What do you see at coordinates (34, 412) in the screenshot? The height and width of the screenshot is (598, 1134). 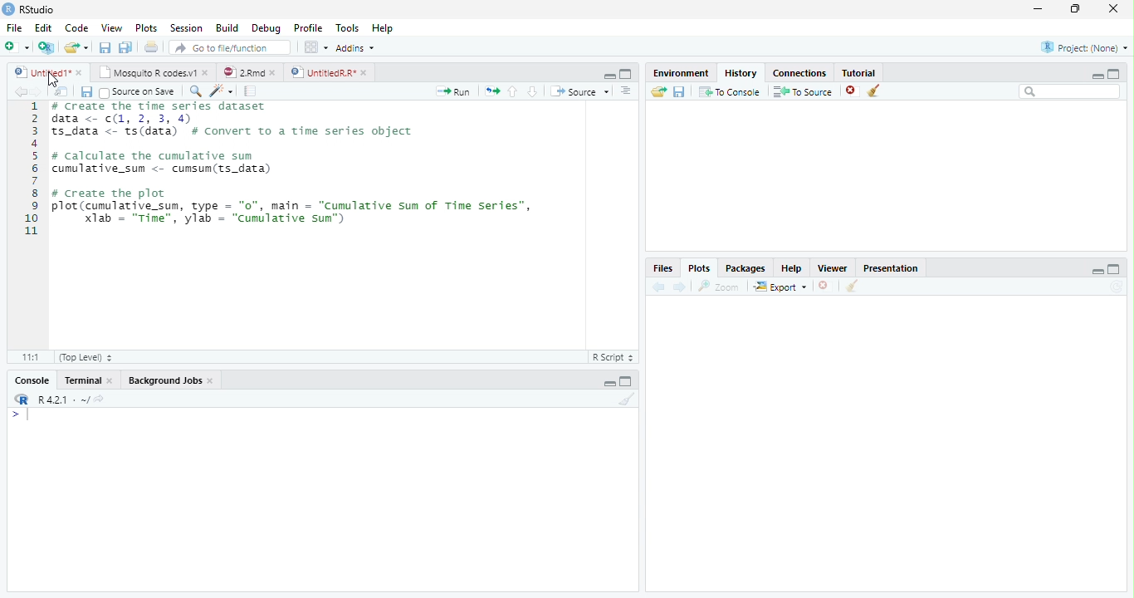 I see `Input Cursor` at bounding box center [34, 412].